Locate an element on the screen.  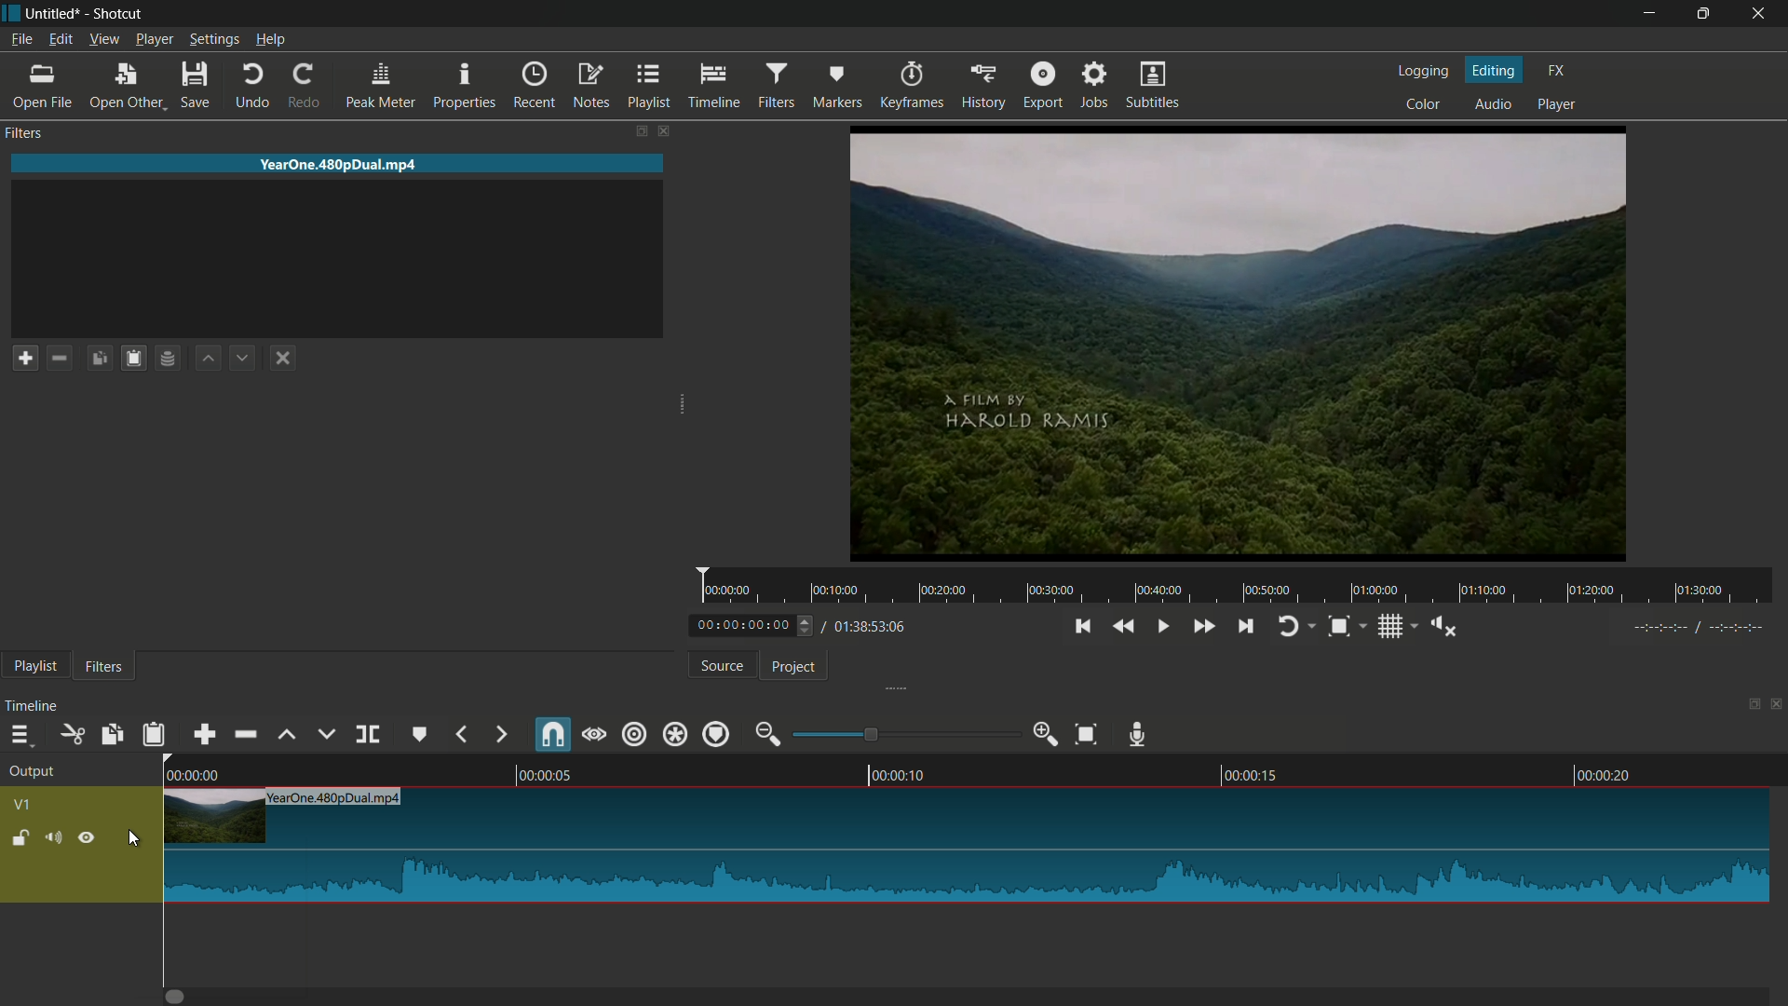
backward is located at coordinates (460, 732).